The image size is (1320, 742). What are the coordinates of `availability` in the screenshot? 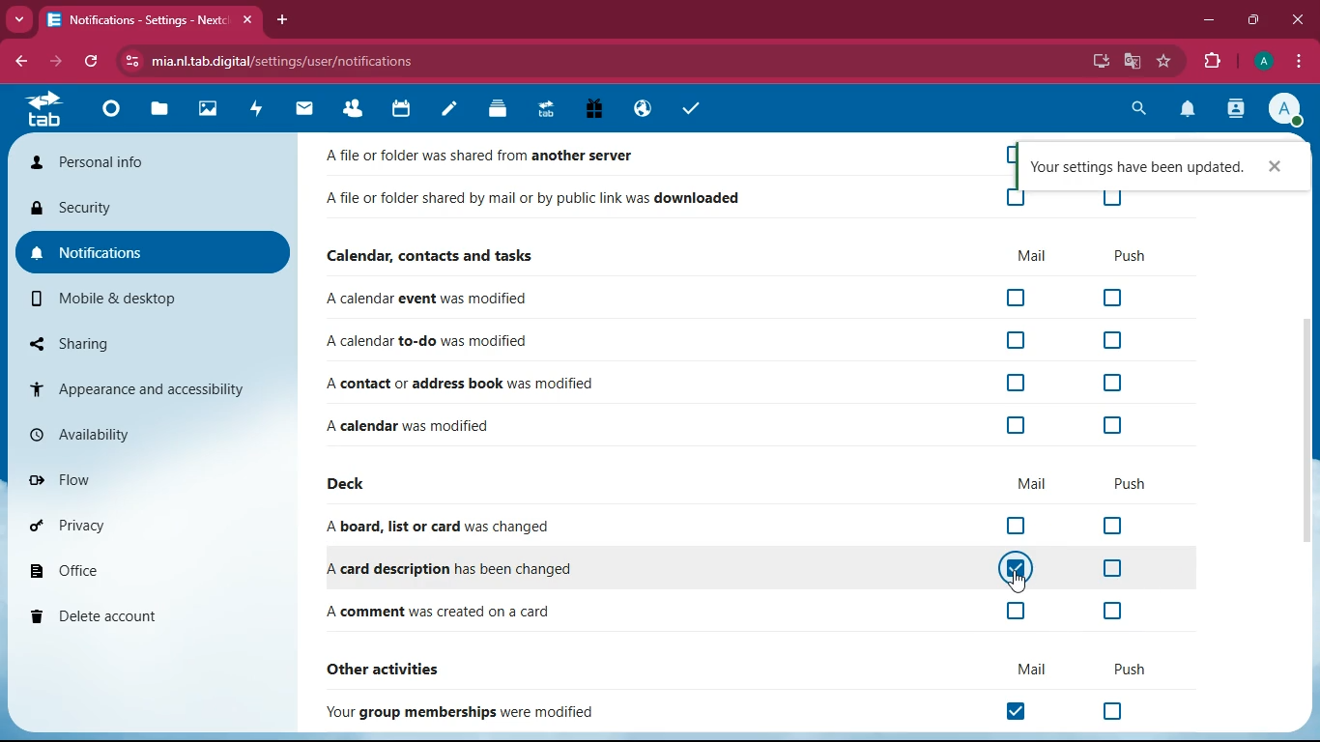 It's located at (150, 434).